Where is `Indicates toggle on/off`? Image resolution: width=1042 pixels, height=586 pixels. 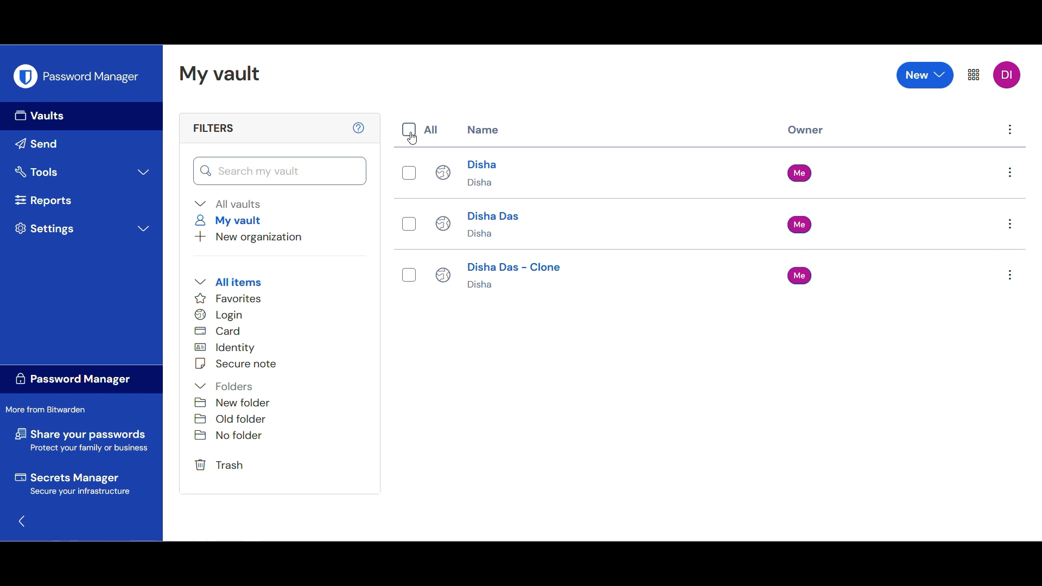 Indicates toggle on/off is located at coordinates (409, 130).